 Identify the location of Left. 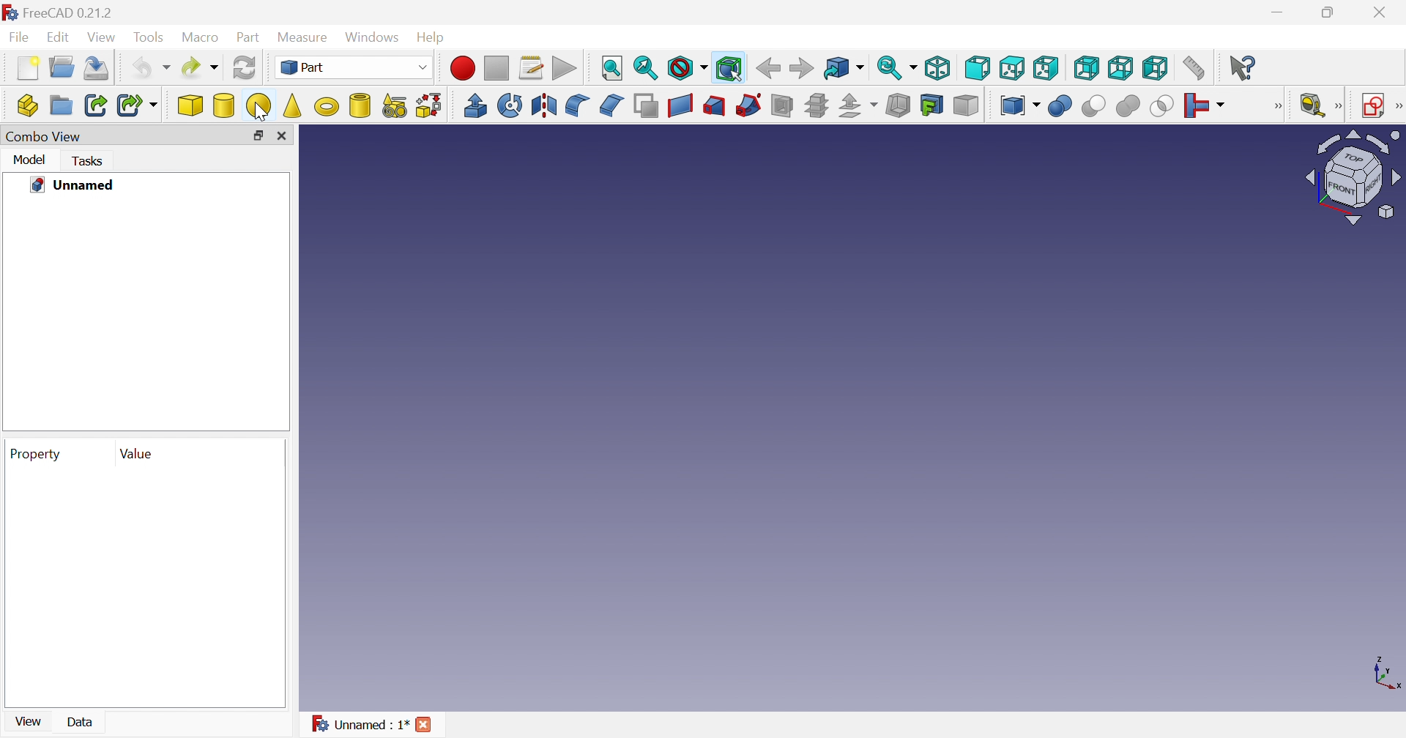
(1156, 67).